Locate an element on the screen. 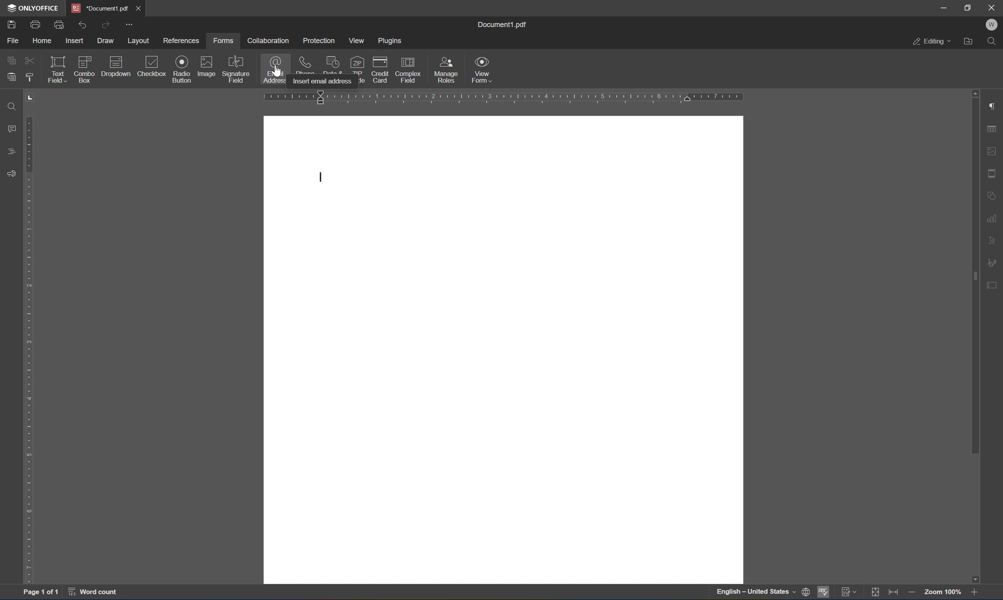 The height and width of the screenshot is (600, 1003). minimize is located at coordinates (941, 9).